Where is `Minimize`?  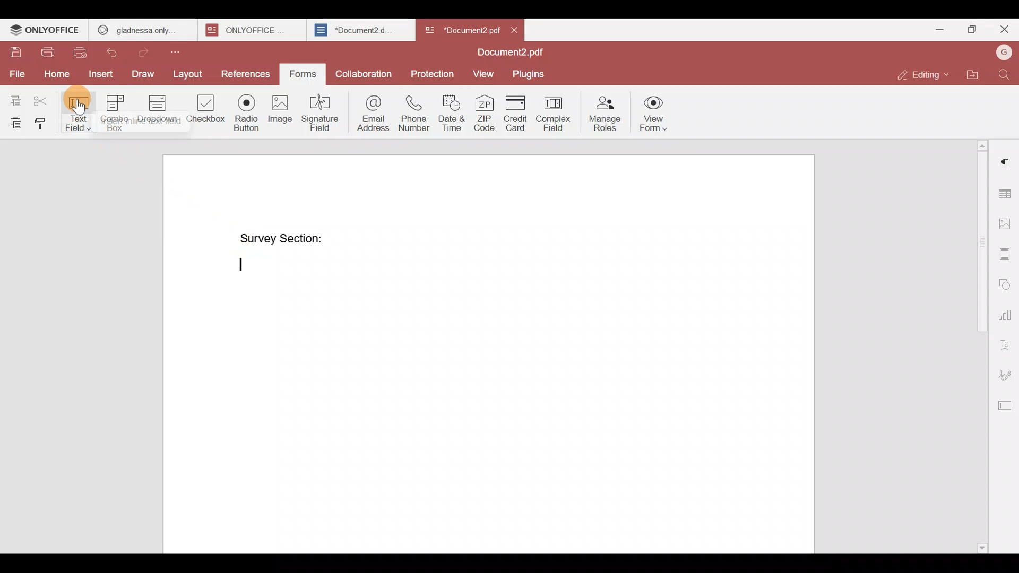
Minimize is located at coordinates (943, 30).